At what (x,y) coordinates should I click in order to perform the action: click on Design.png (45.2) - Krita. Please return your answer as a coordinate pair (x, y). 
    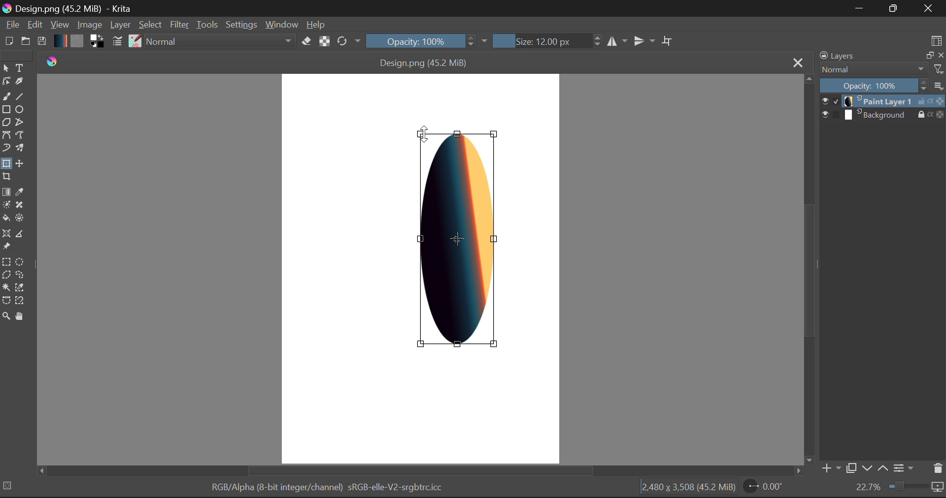
    Looking at the image, I should click on (71, 8).